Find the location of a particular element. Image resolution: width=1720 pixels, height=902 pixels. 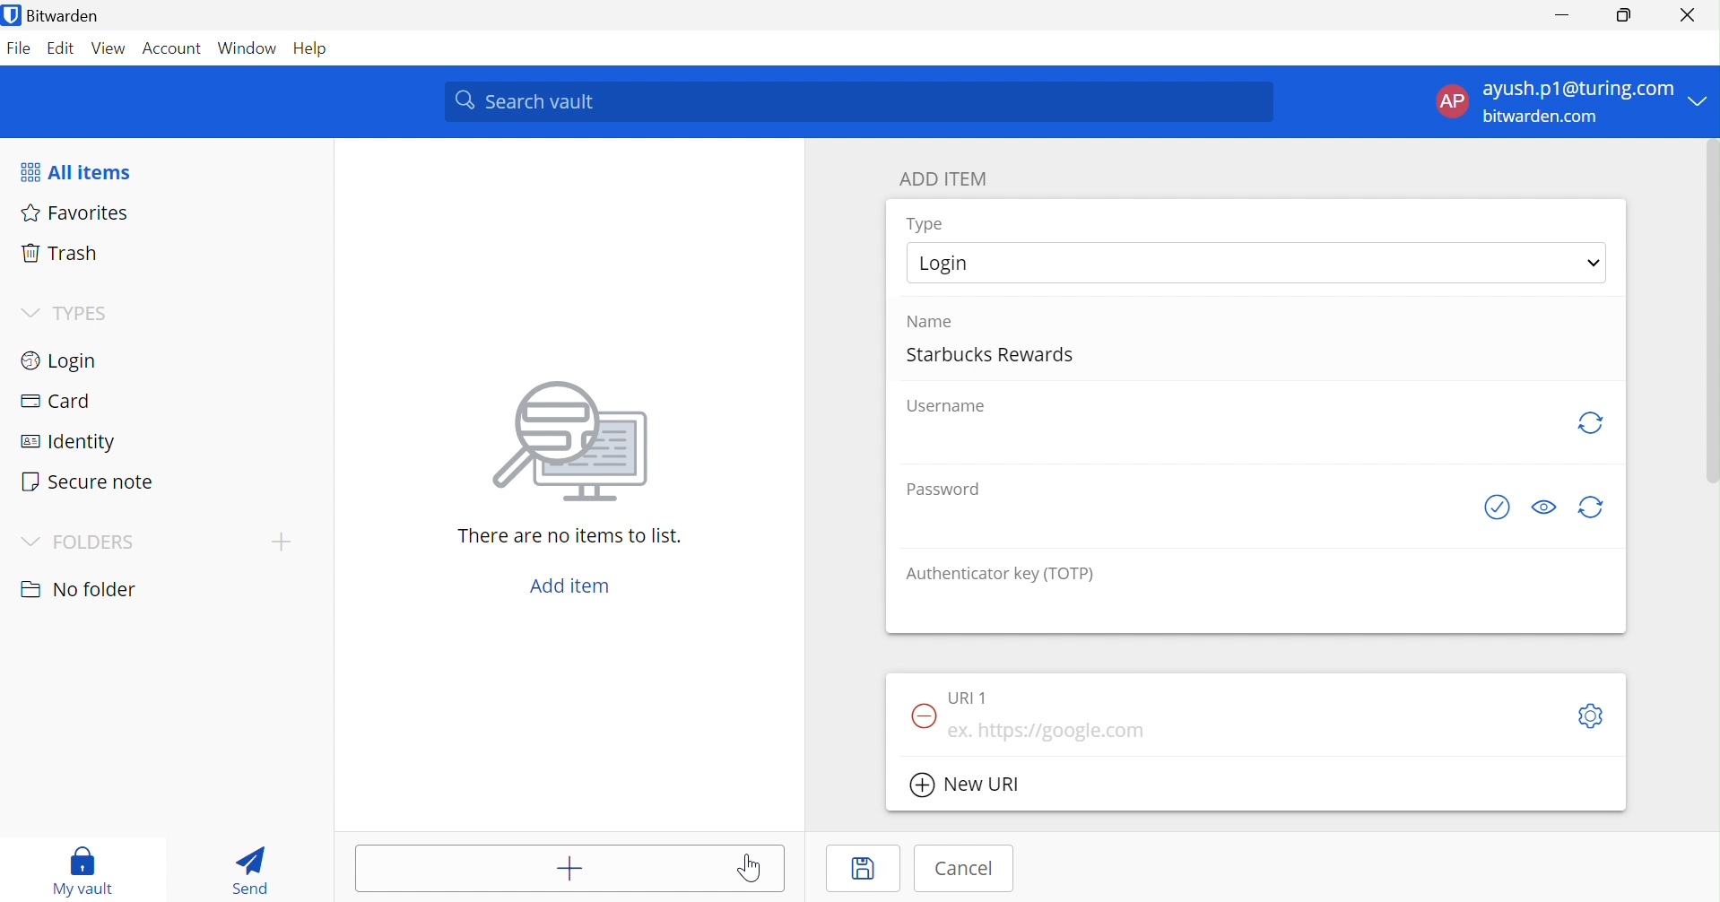

Authenticator key (TOTP) is located at coordinates (999, 575).